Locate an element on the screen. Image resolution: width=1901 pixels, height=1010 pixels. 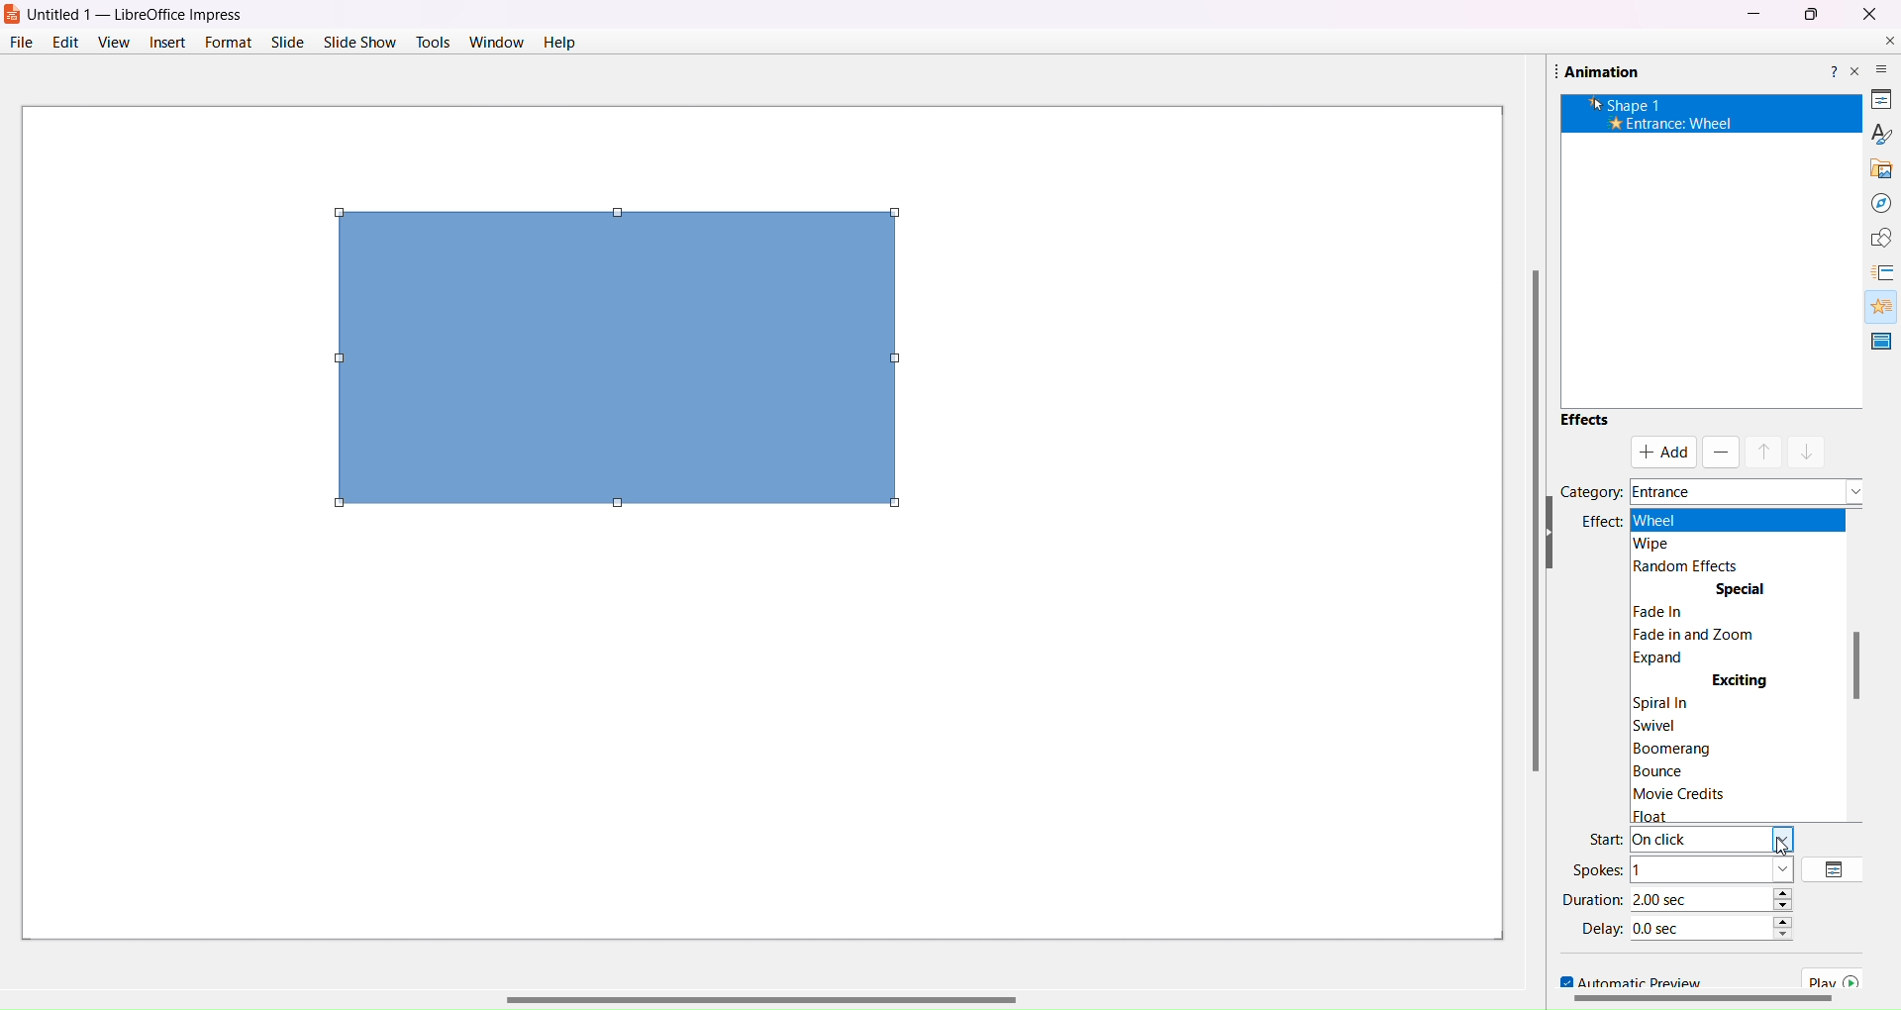
Animations is located at coordinates (1874, 303).